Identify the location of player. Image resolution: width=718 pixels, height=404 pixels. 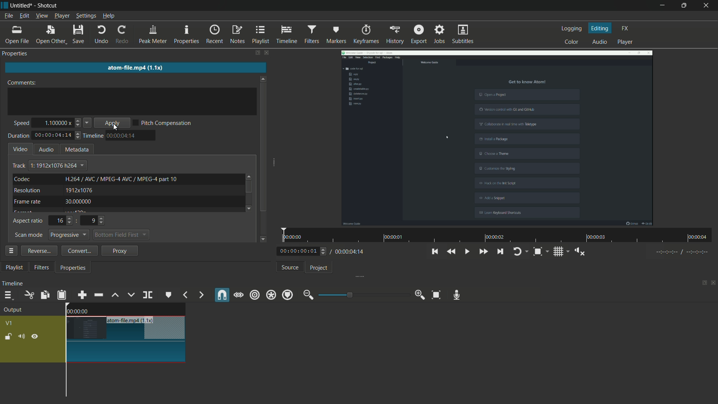
(625, 42).